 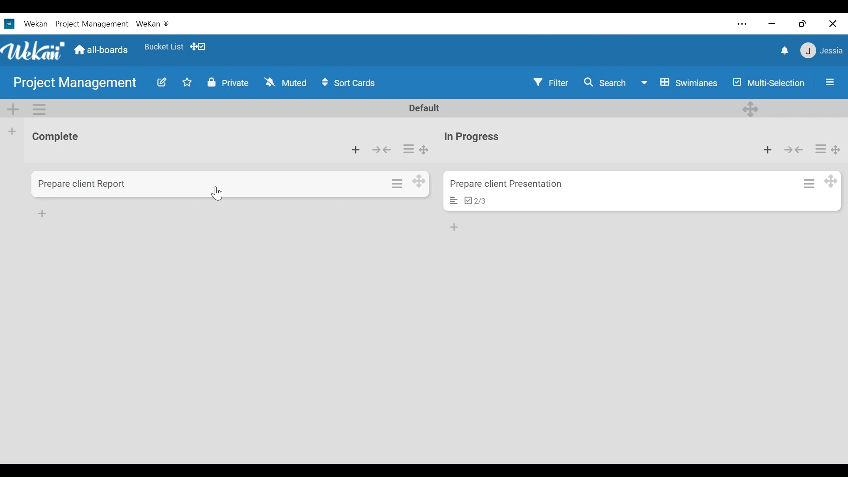 What do you see at coordinates (42, 212) in the screenshot?
I see `Add Card at the bottom of the list` at bounding box center [42, 212].